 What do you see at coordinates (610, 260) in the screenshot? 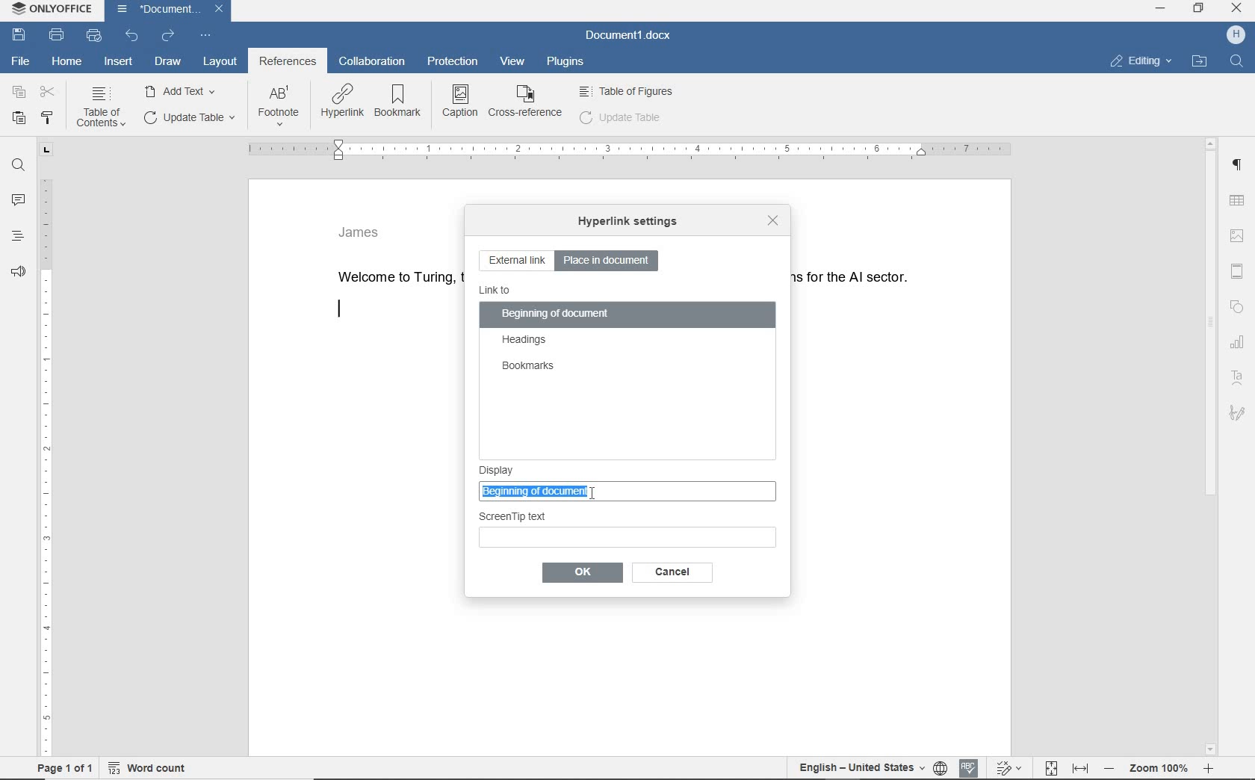
I see `place in document` at bounding box center [610, 260].